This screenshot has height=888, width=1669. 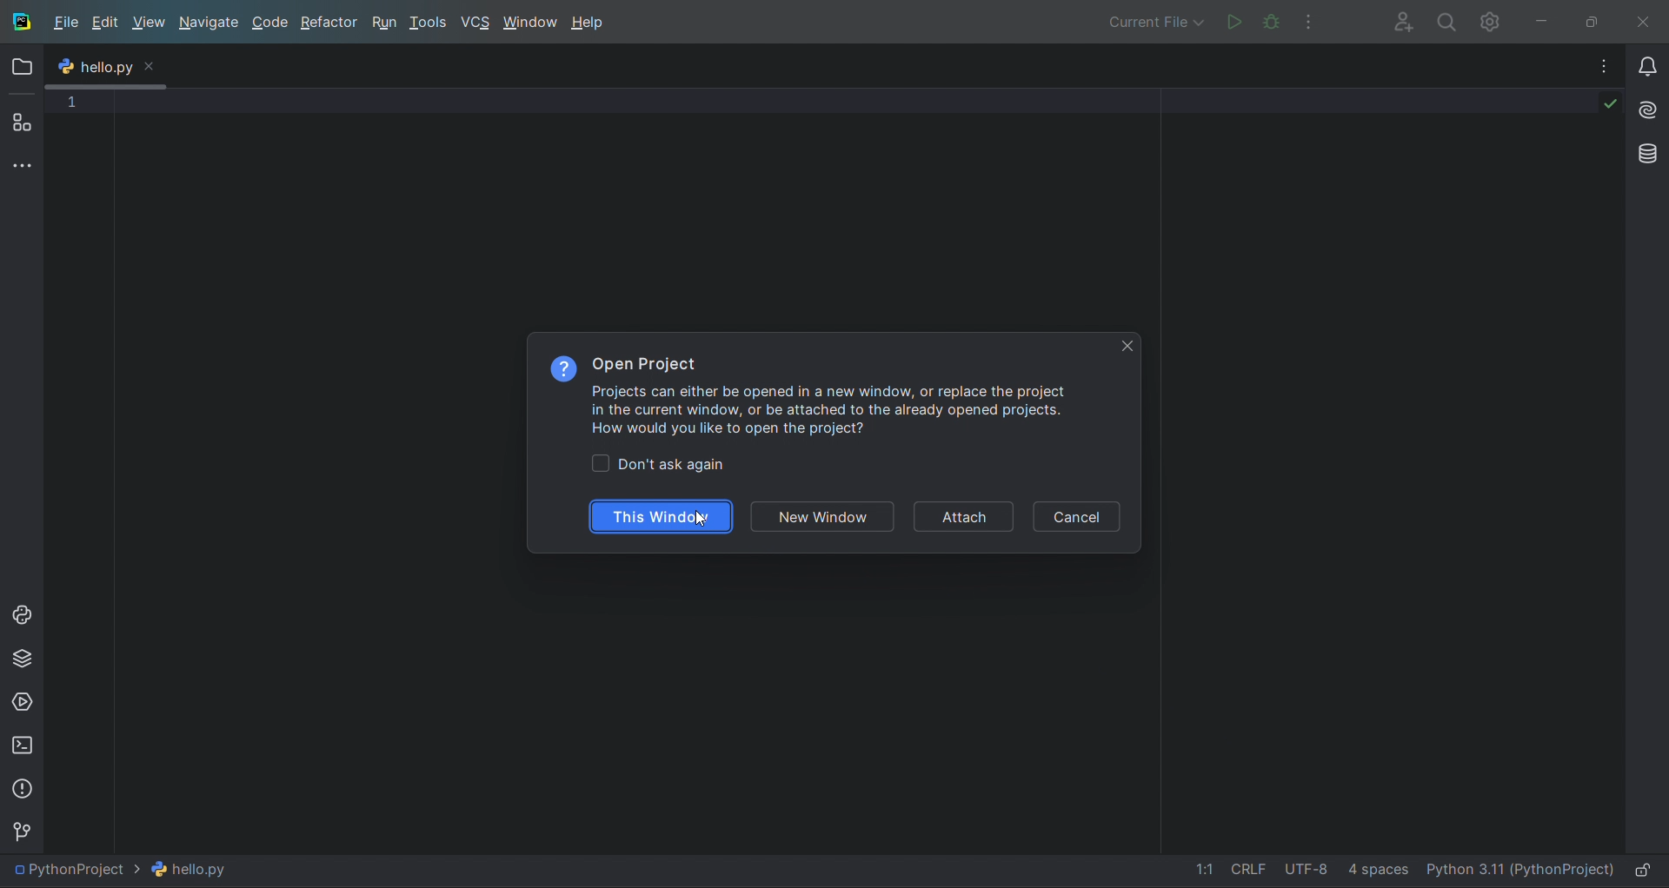 What do you see at coordinates (702, 520) in the screenshot?
I see `cursor` at bounding box center [702, 520].